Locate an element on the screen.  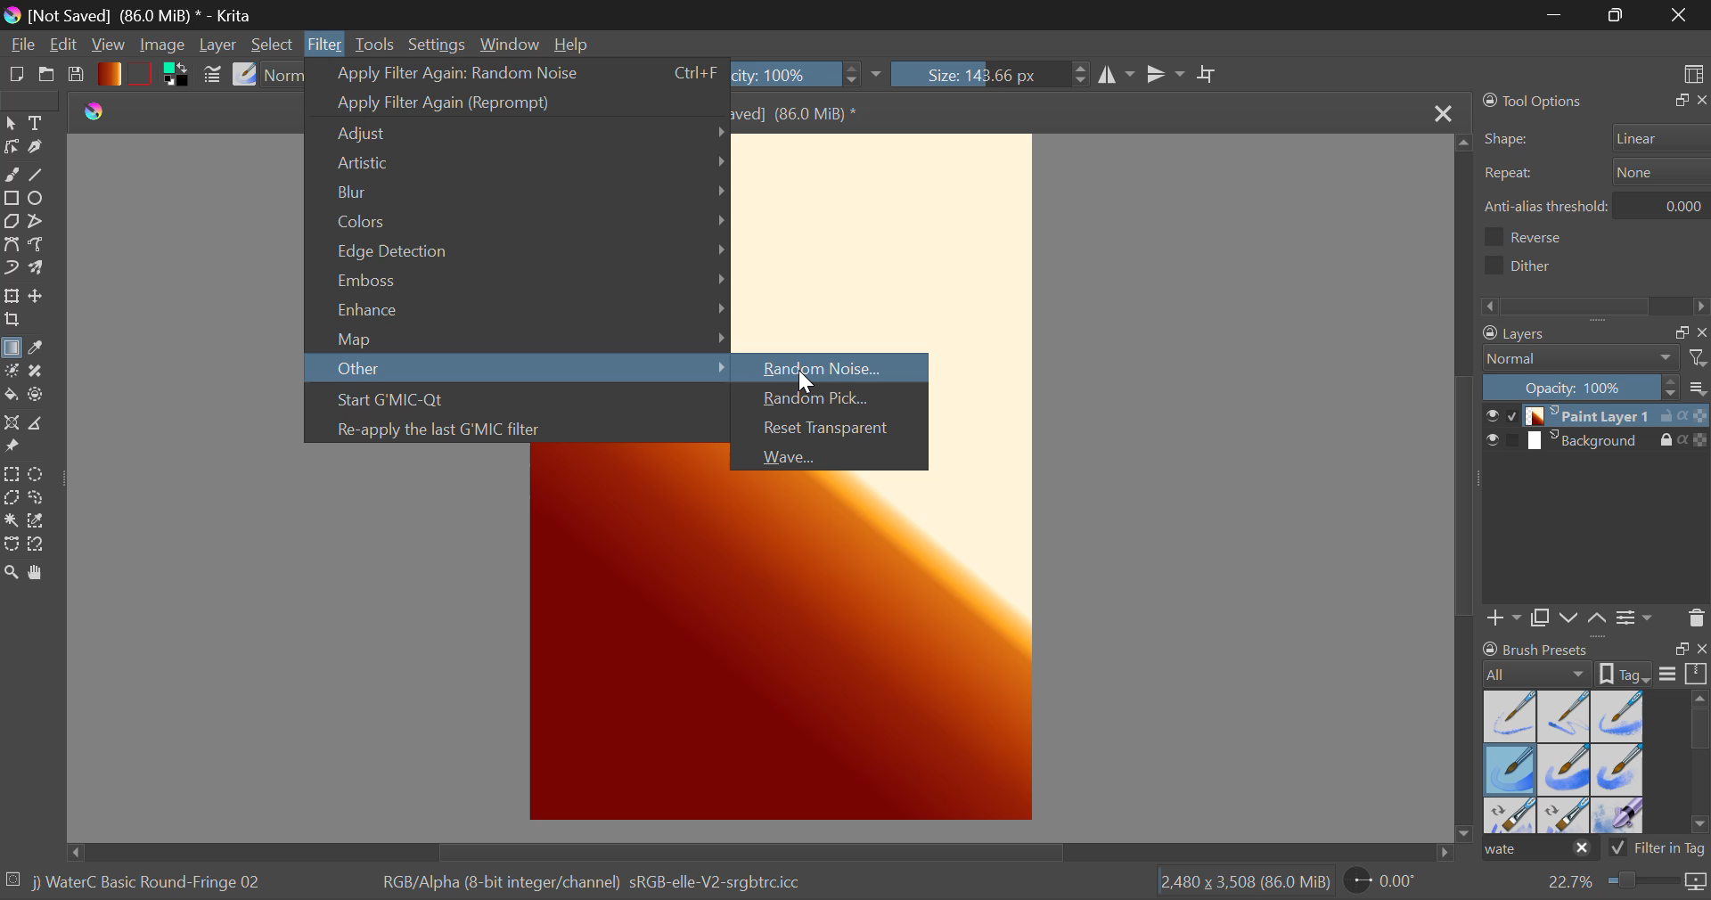
Image is located at coordinates (166, 47).